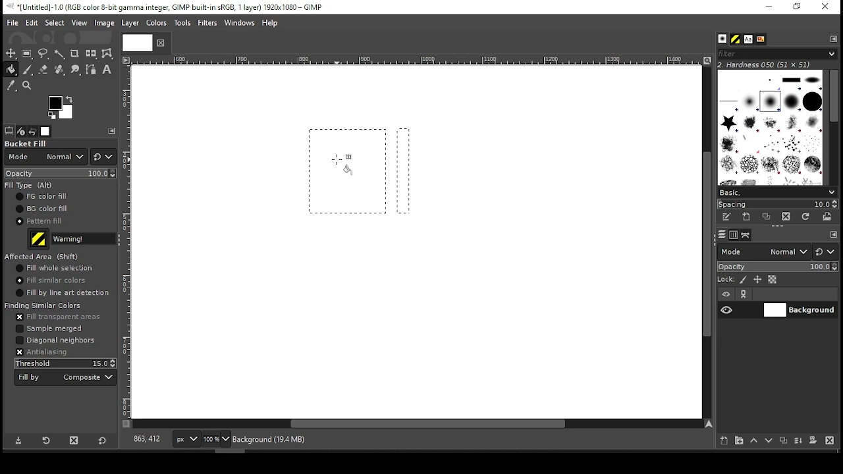 This screenshot has height=474, width=843. What do you see at coordinates (43, 69) in the screenshot?
I see `eraser tool` at bounding box center [43, 69].